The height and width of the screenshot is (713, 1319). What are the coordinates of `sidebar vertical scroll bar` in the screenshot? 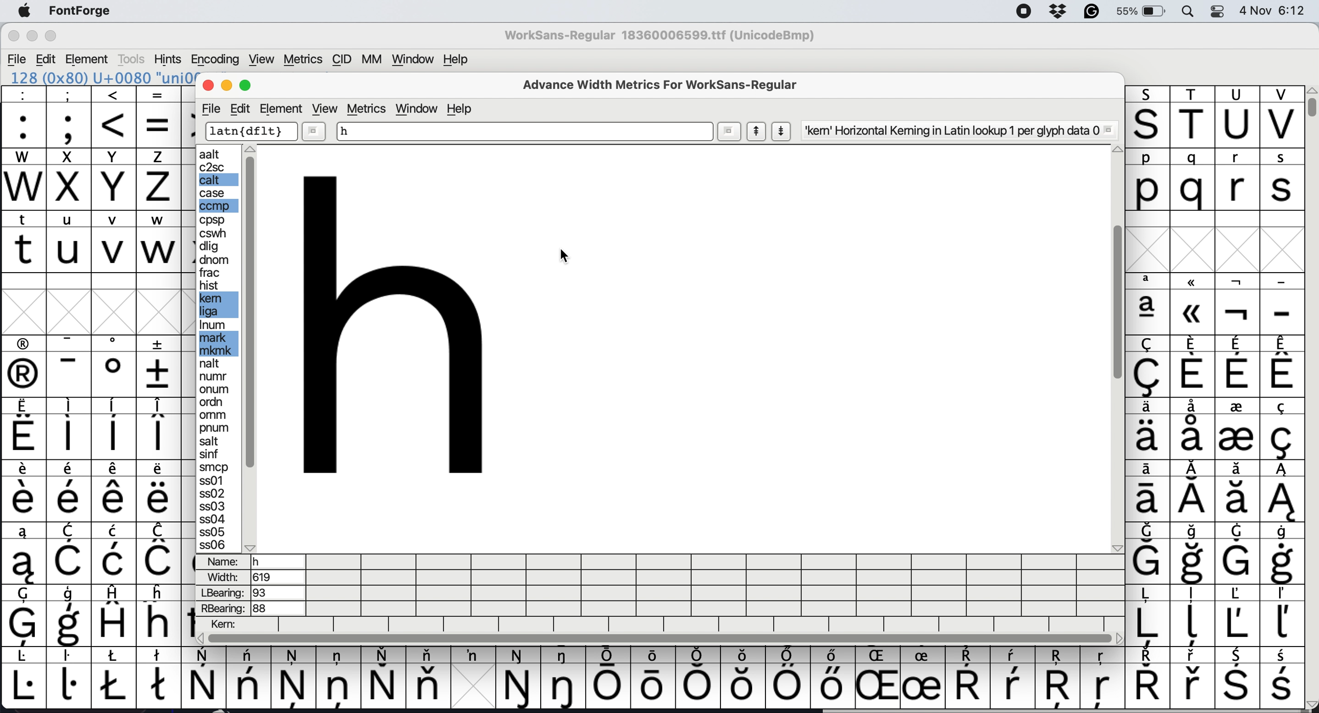 It's located at (253, 312).